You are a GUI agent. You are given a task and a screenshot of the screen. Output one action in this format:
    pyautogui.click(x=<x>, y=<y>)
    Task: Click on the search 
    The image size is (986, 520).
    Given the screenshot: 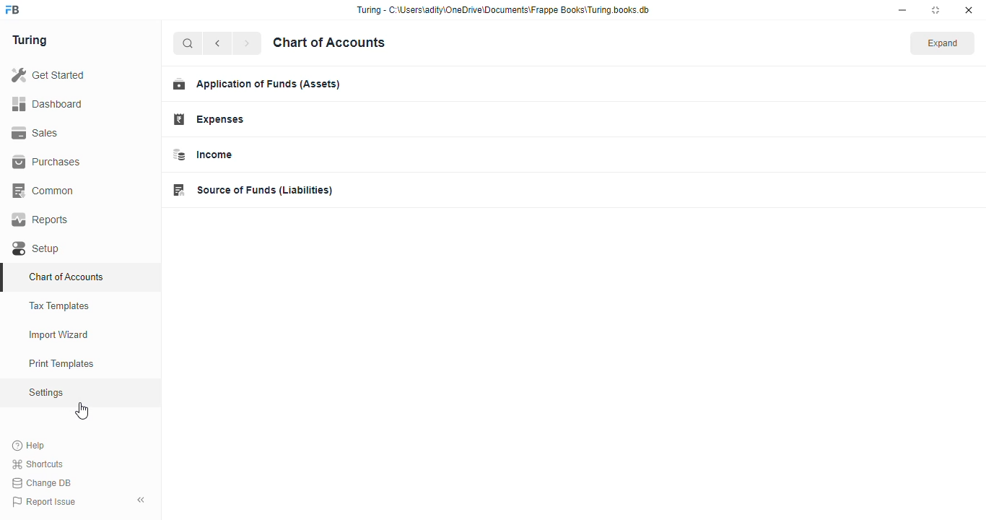 What is the action you would take?
    pyautogui.click(x=188, y=43)
    